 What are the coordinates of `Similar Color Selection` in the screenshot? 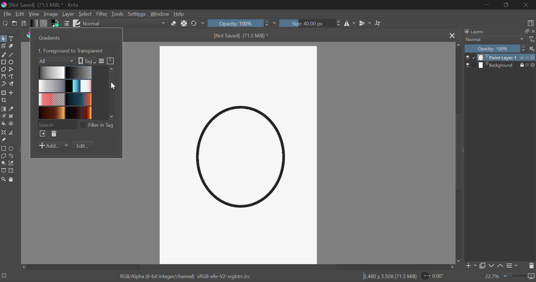 It's located at (14, 163).